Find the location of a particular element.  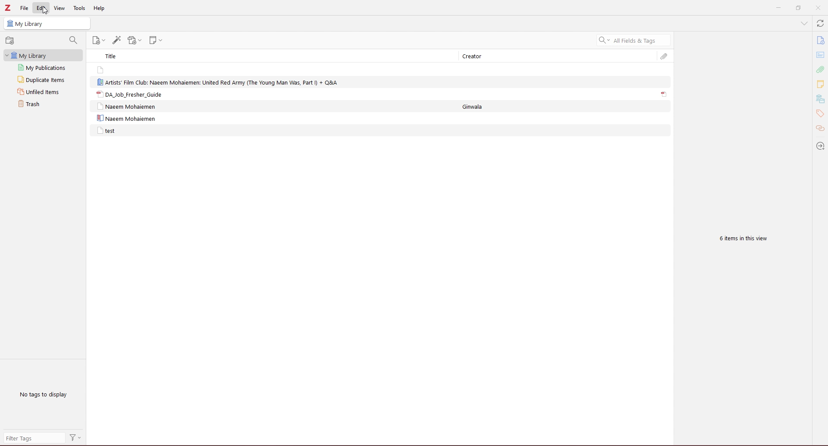

help is located at coordinates (99, 9).